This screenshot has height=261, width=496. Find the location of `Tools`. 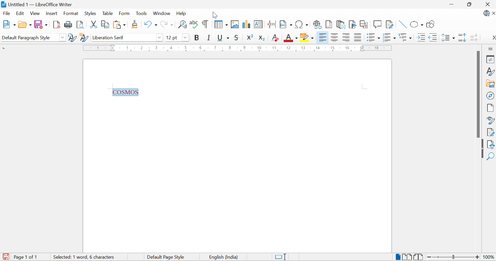

Tools is located at coordinates (141, 13).